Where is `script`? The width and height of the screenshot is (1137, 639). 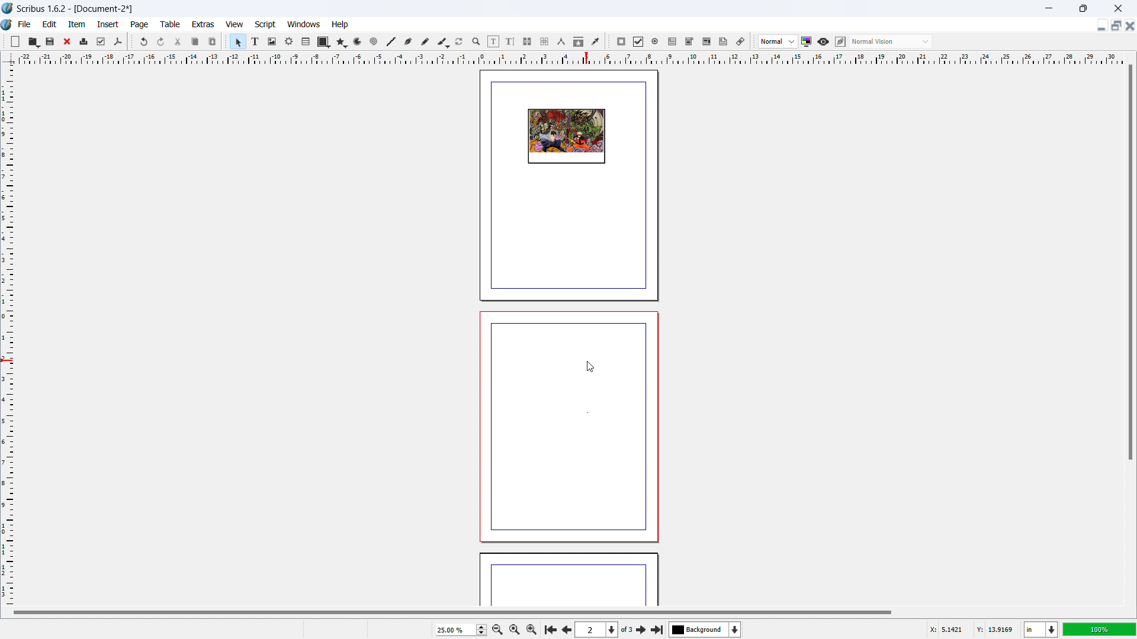
script is located at coordinates (266, 25).